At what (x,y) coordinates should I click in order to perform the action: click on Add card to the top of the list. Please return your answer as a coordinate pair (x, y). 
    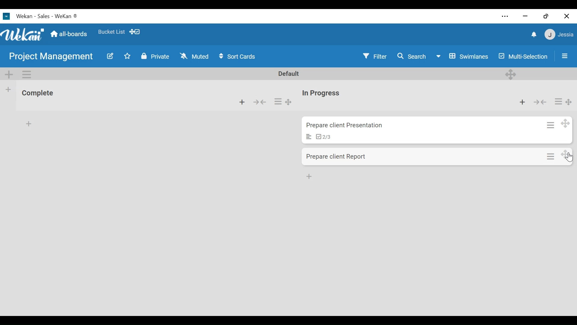
    Looking at the image, I should click on (243, 102).